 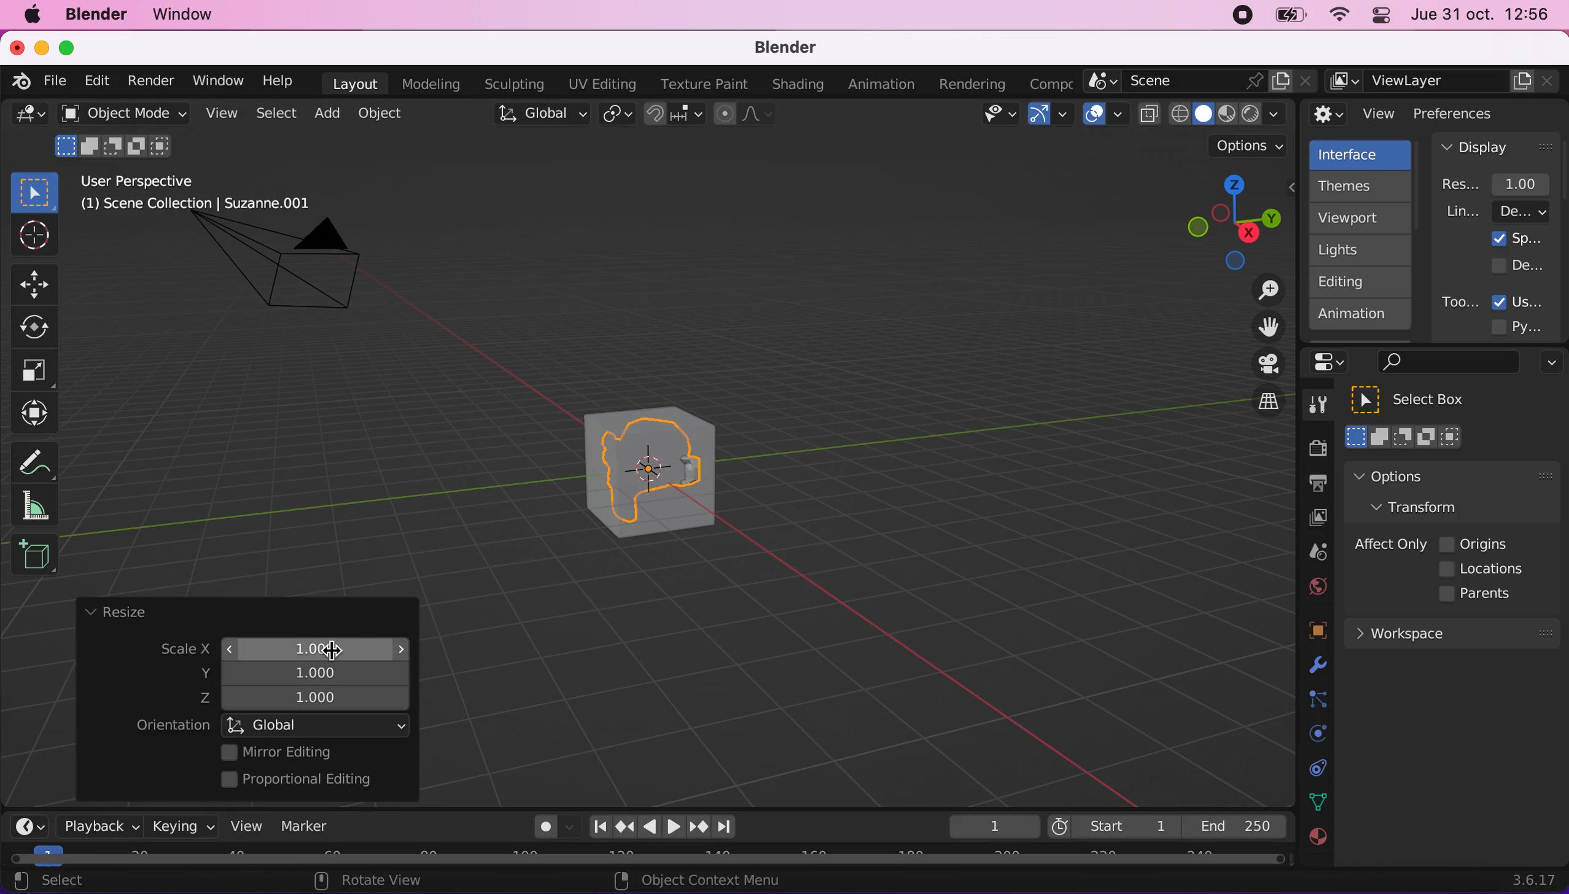 I want to click on click, shortcut, drag, so click(x=1229, y=222).